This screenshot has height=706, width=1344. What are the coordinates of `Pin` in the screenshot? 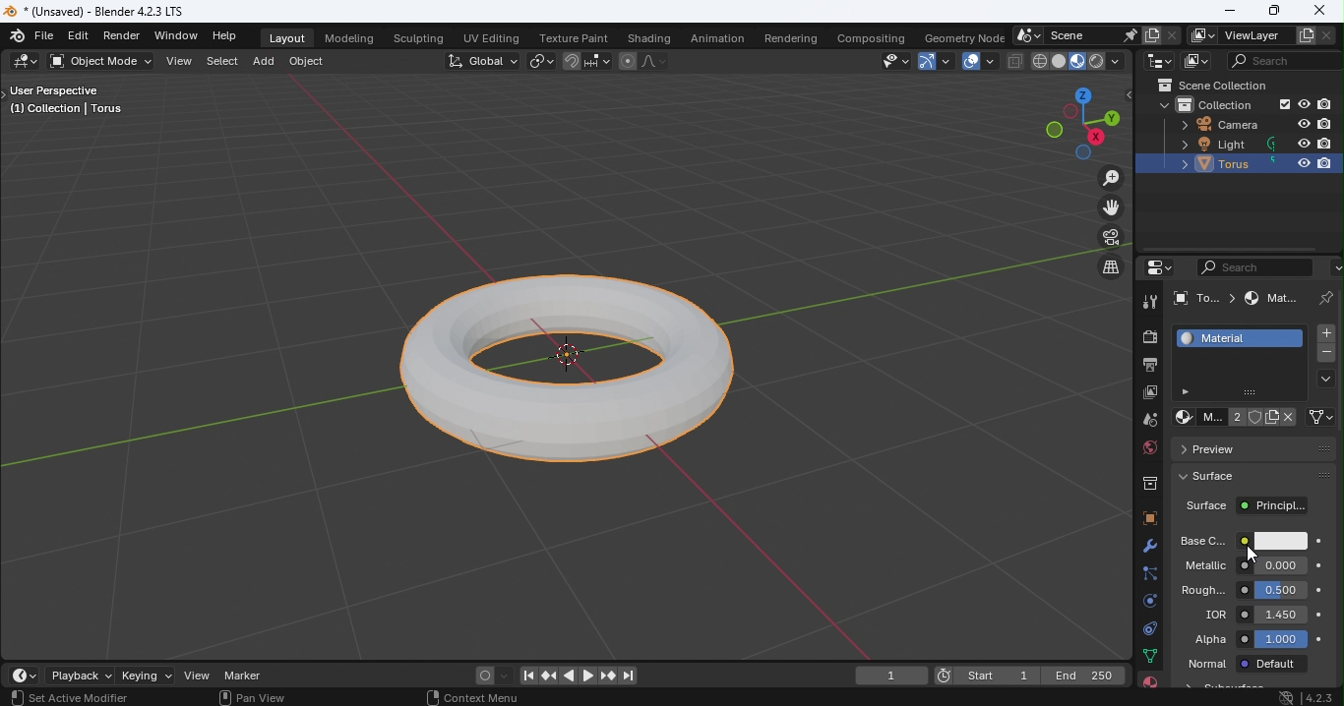 It's located at (1328, 298).